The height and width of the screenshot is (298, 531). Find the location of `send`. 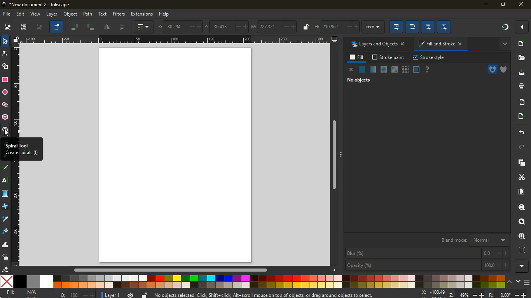

send is located at coordinates (521, 116).